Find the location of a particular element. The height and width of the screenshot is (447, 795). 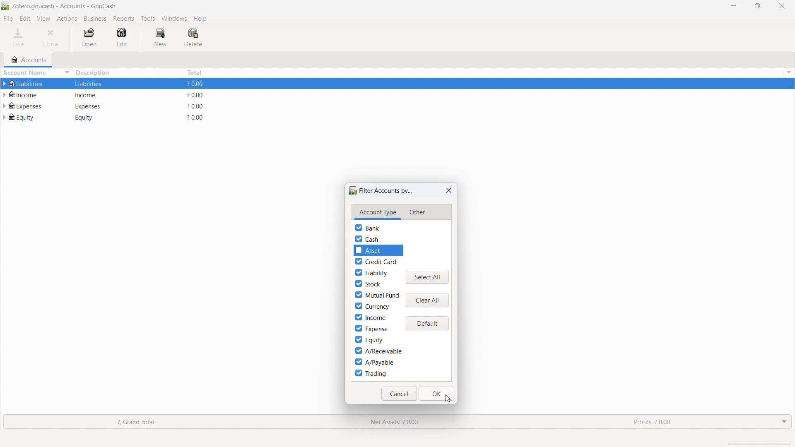

other is located at coordinates (417, 213).